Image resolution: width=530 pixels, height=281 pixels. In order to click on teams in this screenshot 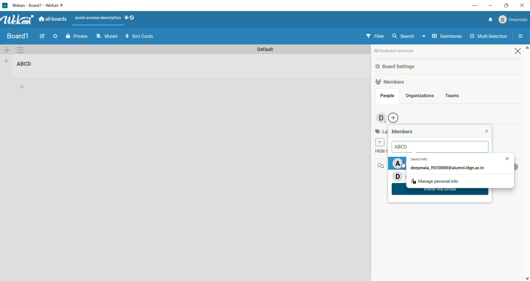, I will do `click(453, 96)`.